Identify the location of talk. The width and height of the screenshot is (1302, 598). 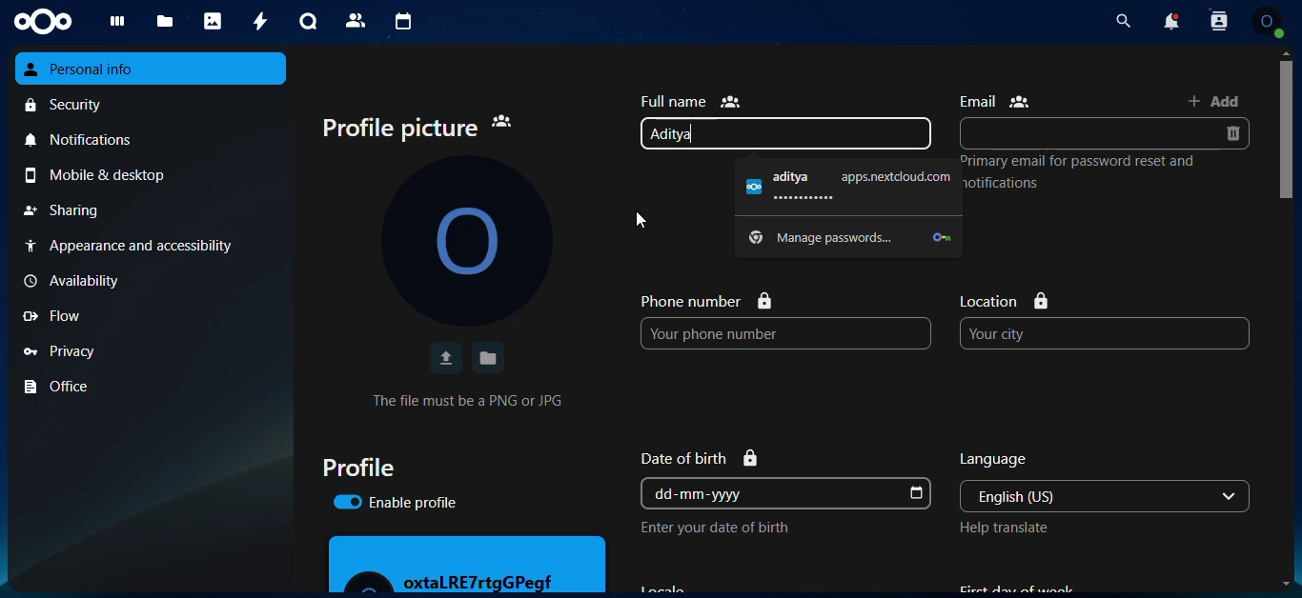
(305, 22).